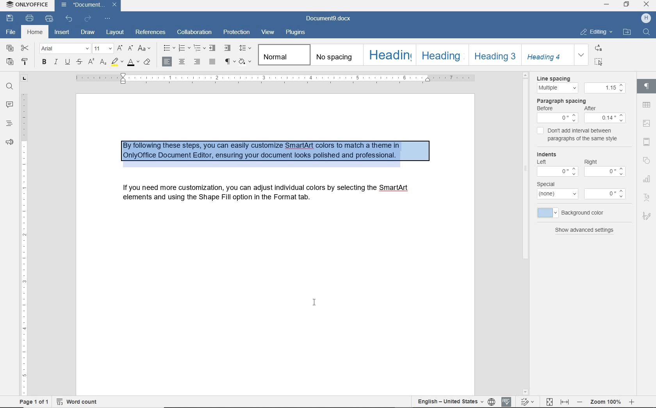  What do you see at coordinates (647, 123) in the screenshot?
I see `image` at bounding box center [647, 123].